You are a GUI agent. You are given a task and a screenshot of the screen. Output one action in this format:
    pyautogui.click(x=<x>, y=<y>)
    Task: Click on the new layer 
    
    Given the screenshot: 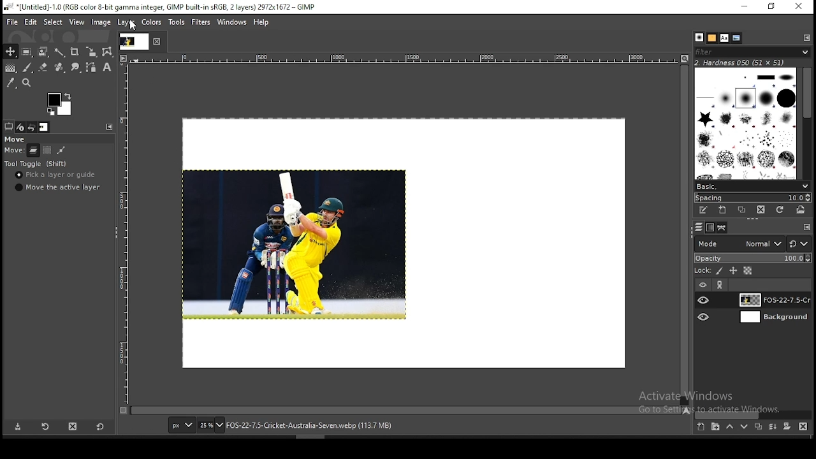 What is the action you would take?
    pyautogui.click(x=700, y=428)
    